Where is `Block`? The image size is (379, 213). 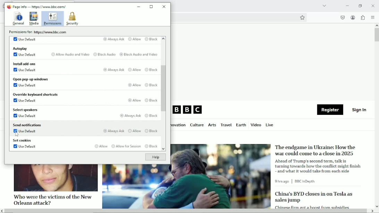 Block is located at coordinates (151, 146).